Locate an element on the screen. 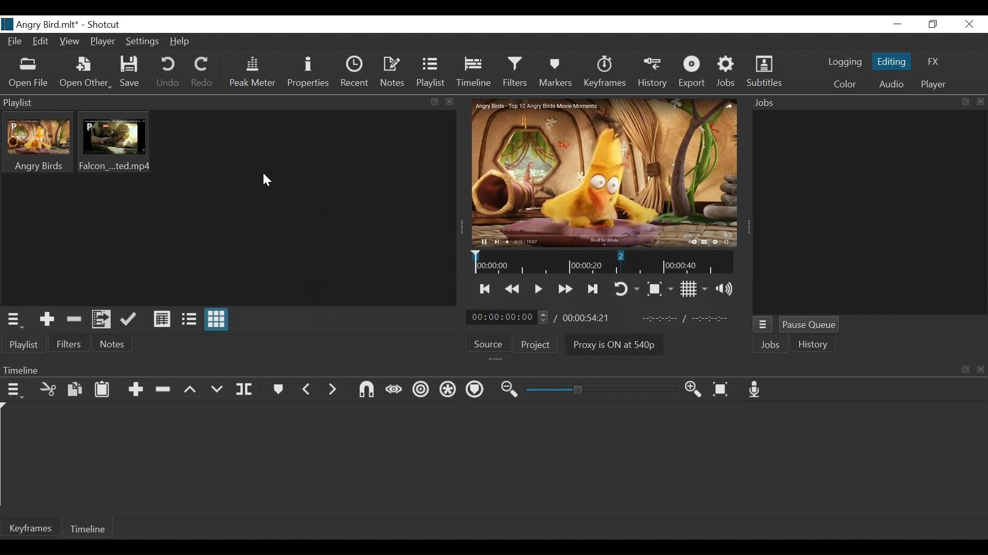  Filter is located at coordinates (69, 344).